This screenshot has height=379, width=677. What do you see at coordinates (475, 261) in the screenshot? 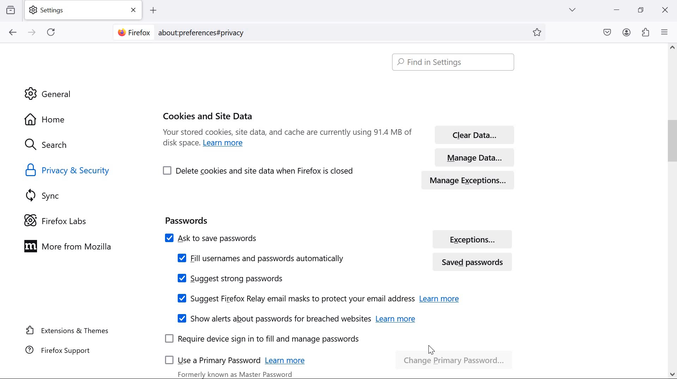
I see `Saved passwords` at bounding box center [475, 261].